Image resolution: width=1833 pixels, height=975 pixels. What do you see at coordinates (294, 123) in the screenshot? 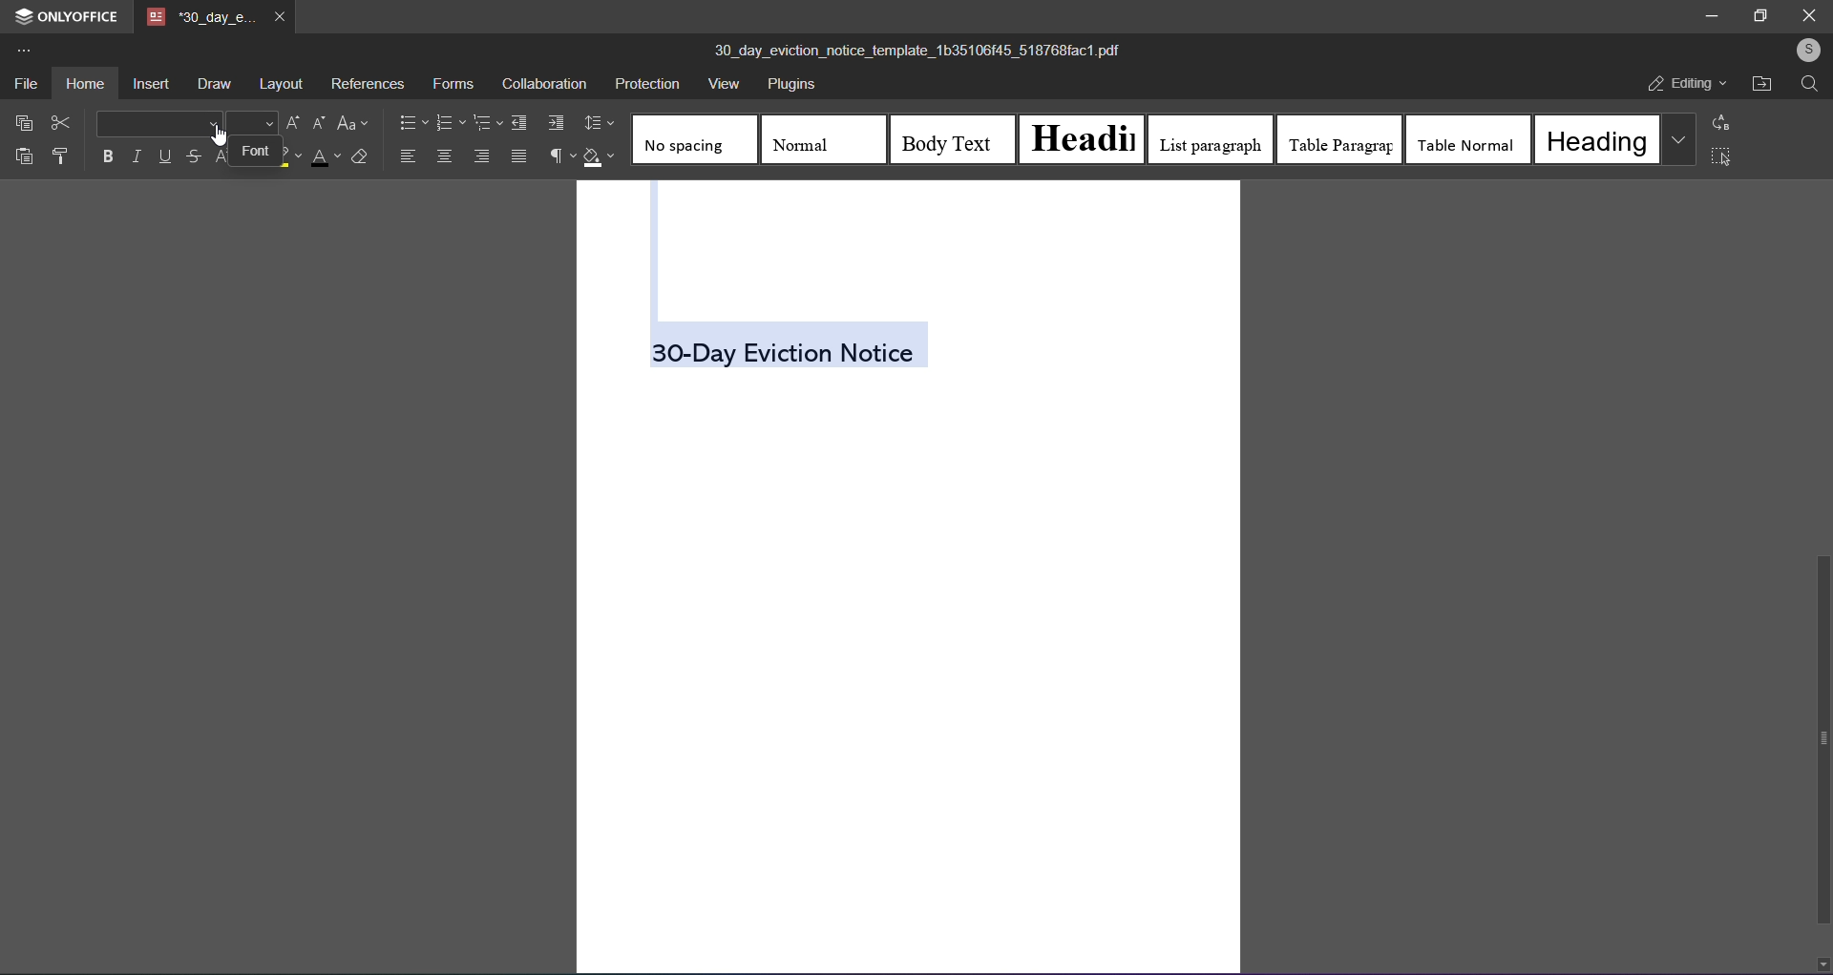
I see `increase font size` at bounding box center [294, 123].